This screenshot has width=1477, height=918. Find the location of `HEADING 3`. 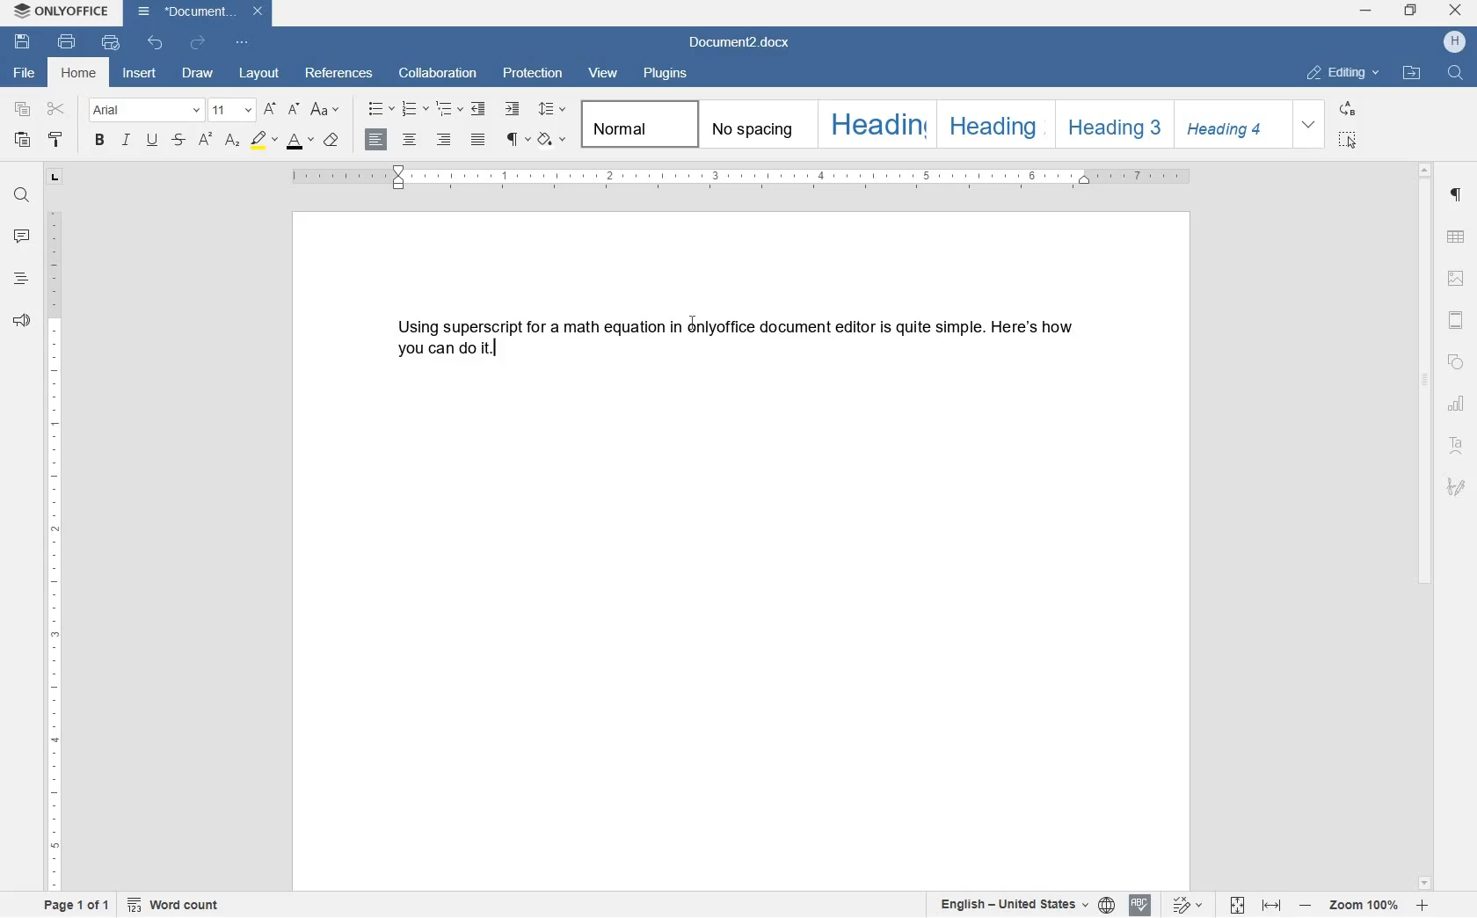

HEADING 3 is located at coordinates (1112, 123).